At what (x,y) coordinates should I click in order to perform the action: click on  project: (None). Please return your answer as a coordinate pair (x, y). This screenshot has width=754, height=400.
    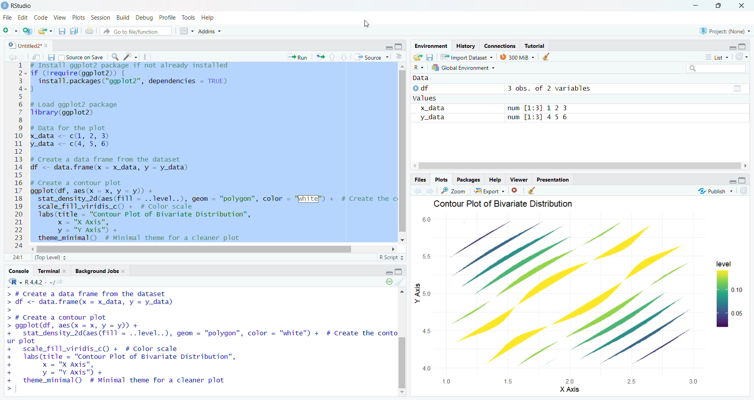
    Looking at the image, I should click on (725, 30).